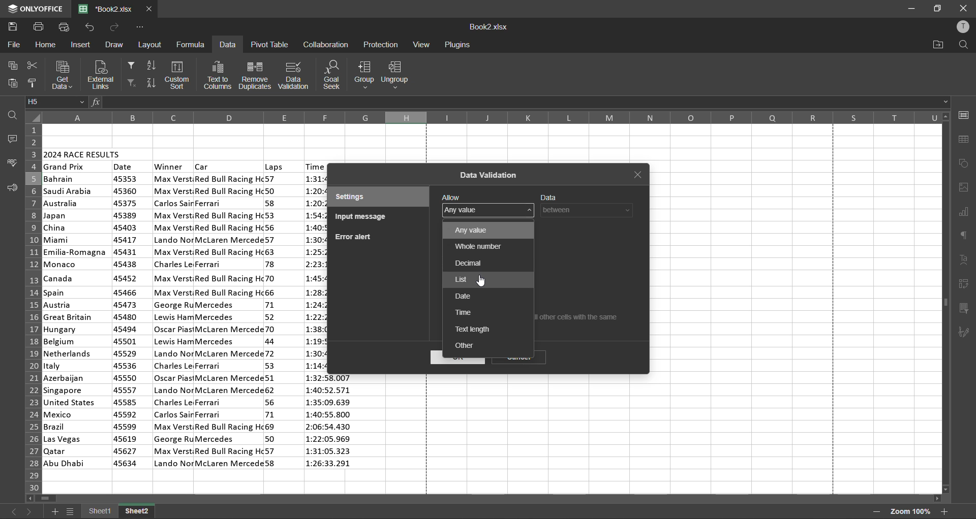  What do you see at coordinates (964, 213) in the screenshot?
I see `charts` at bounding box center [964, 213].